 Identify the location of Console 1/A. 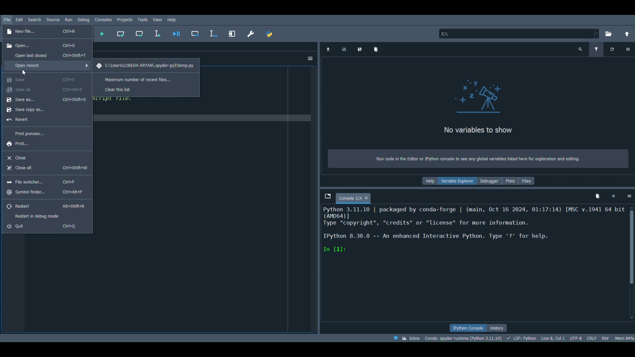
(348, 198).